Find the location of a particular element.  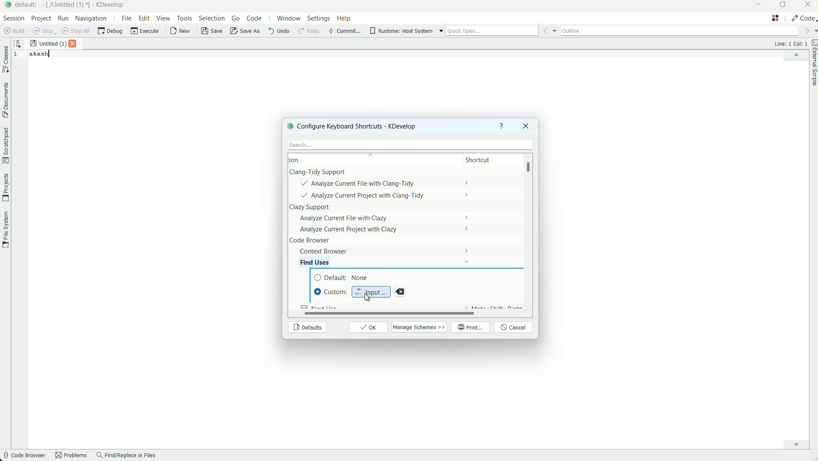

close app is located at coordinates (808, 6).